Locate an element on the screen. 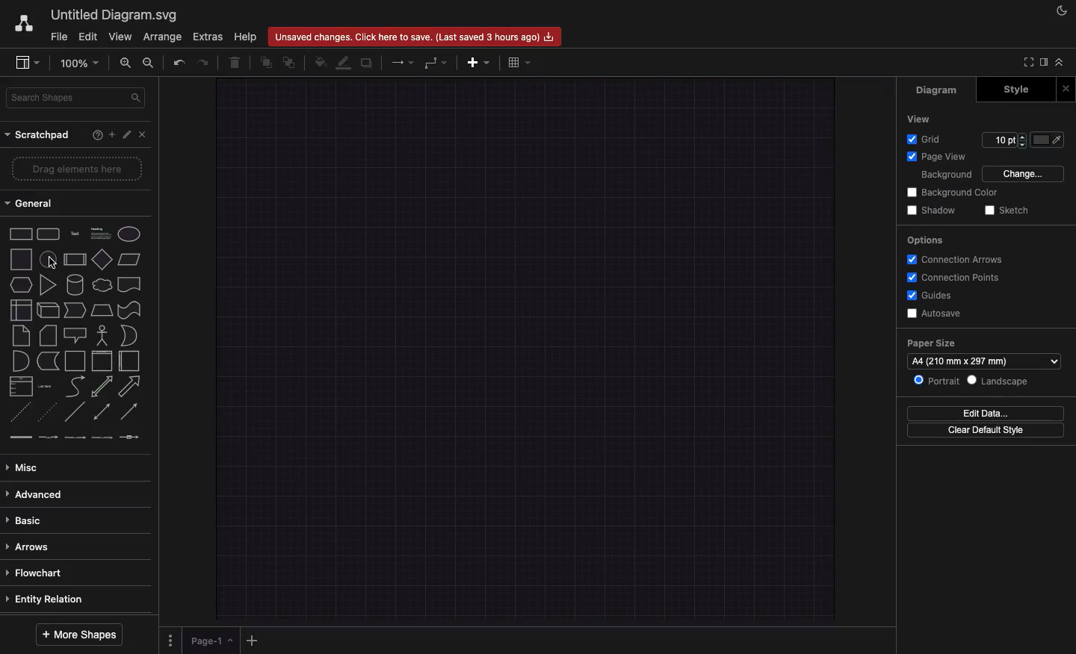  Add is located at coordinates (256, 639).